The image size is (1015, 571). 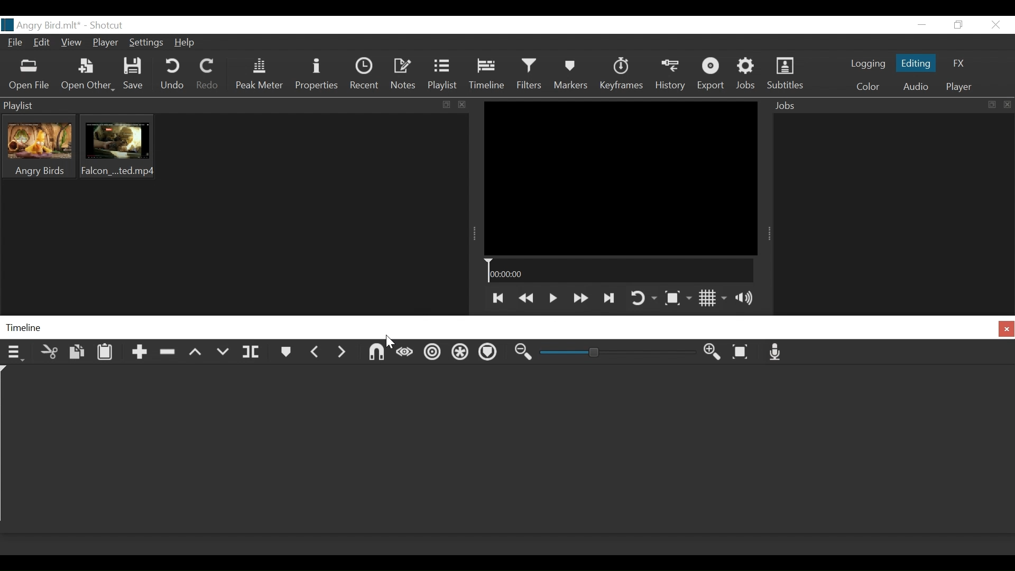 I want to click on Scrub while dragging, so click(x=404, y=353).